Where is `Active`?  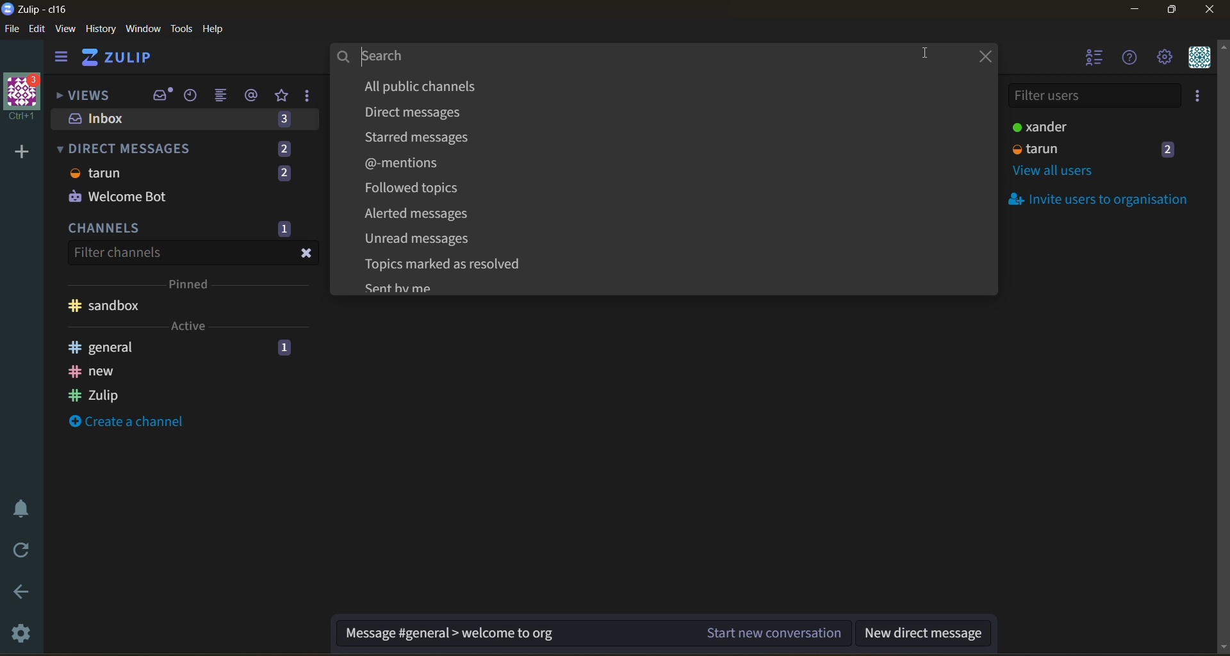
Active is located at coordinates (188, 325).